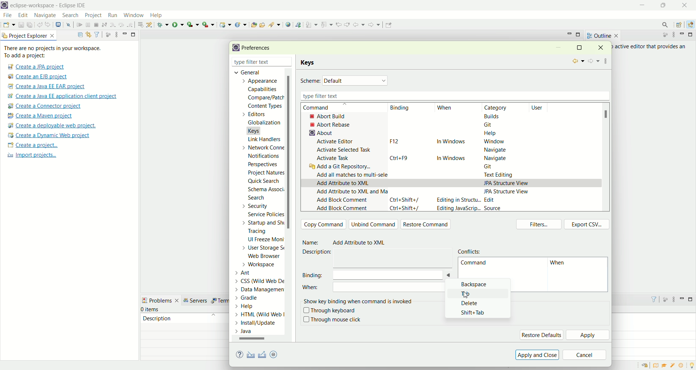  What do you see at coordinates (360, 24) in the screenshot?
I see `back` at bounding box center [360, 24].